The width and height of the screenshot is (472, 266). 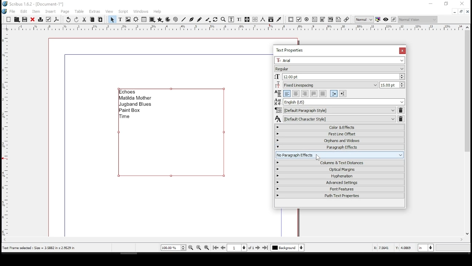 What do you see at coordinates (340, 176) in the screenshot?
I see `hyphenation` at bounding box center [340, 176].